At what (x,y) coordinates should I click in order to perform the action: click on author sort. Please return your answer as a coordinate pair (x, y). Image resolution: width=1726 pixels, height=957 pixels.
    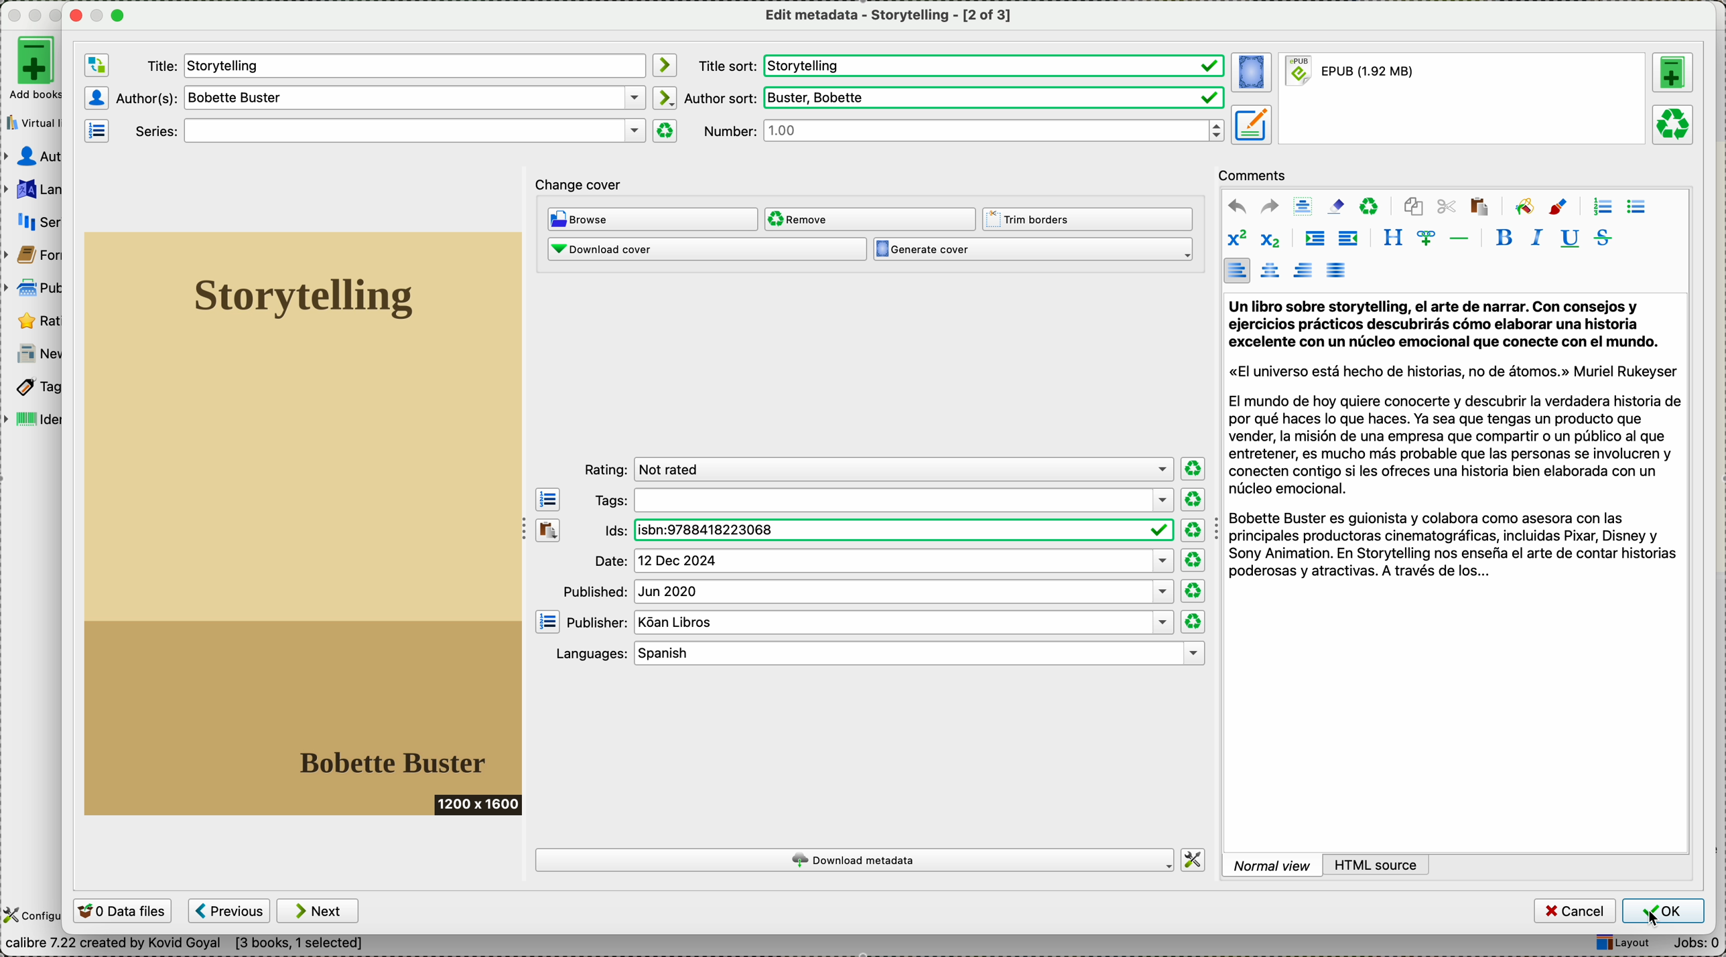
    Looking at the image, I should click on (955, 98).